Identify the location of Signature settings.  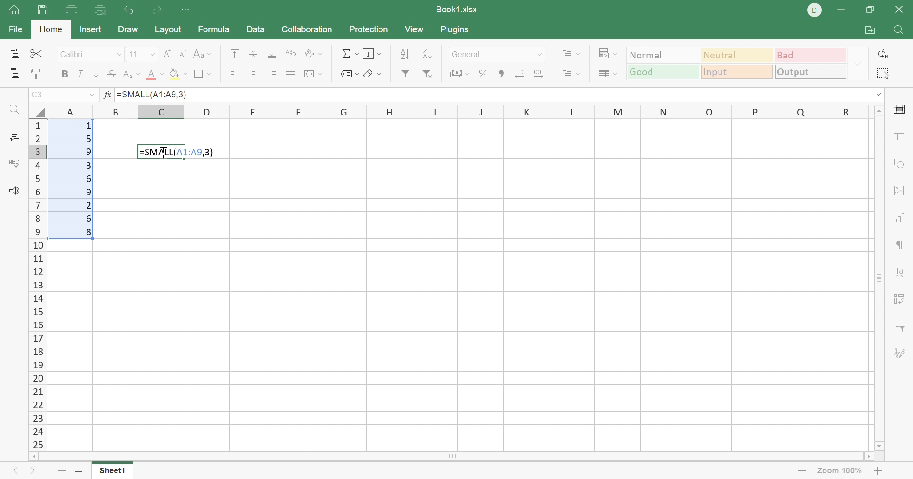
(901, 355).